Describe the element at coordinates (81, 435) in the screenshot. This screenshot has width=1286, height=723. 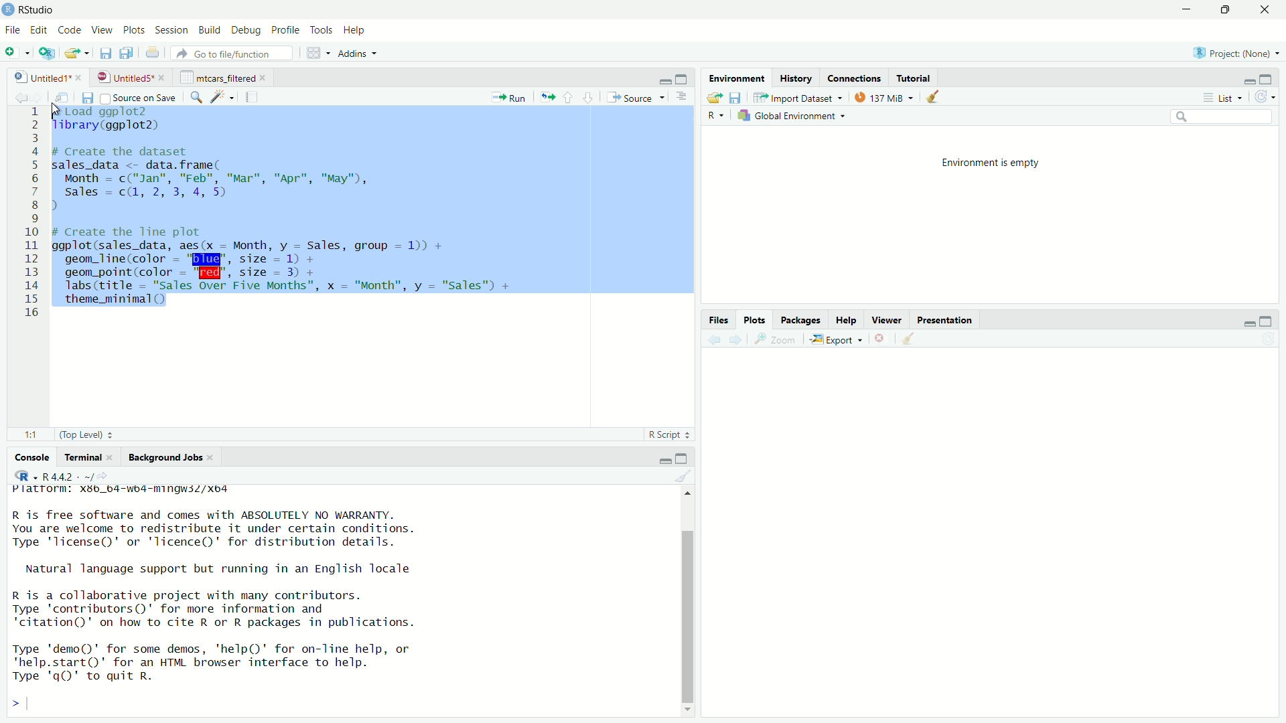
I see `(top leave)` at that location.